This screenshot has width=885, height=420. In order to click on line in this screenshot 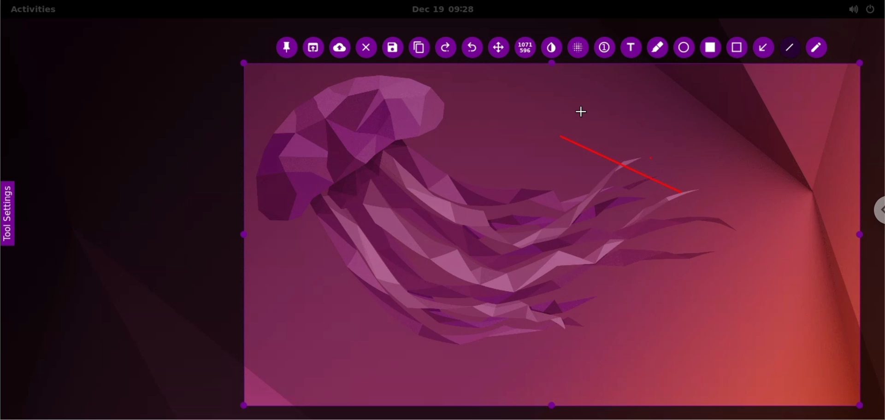, I will do `click(618, 162)`.